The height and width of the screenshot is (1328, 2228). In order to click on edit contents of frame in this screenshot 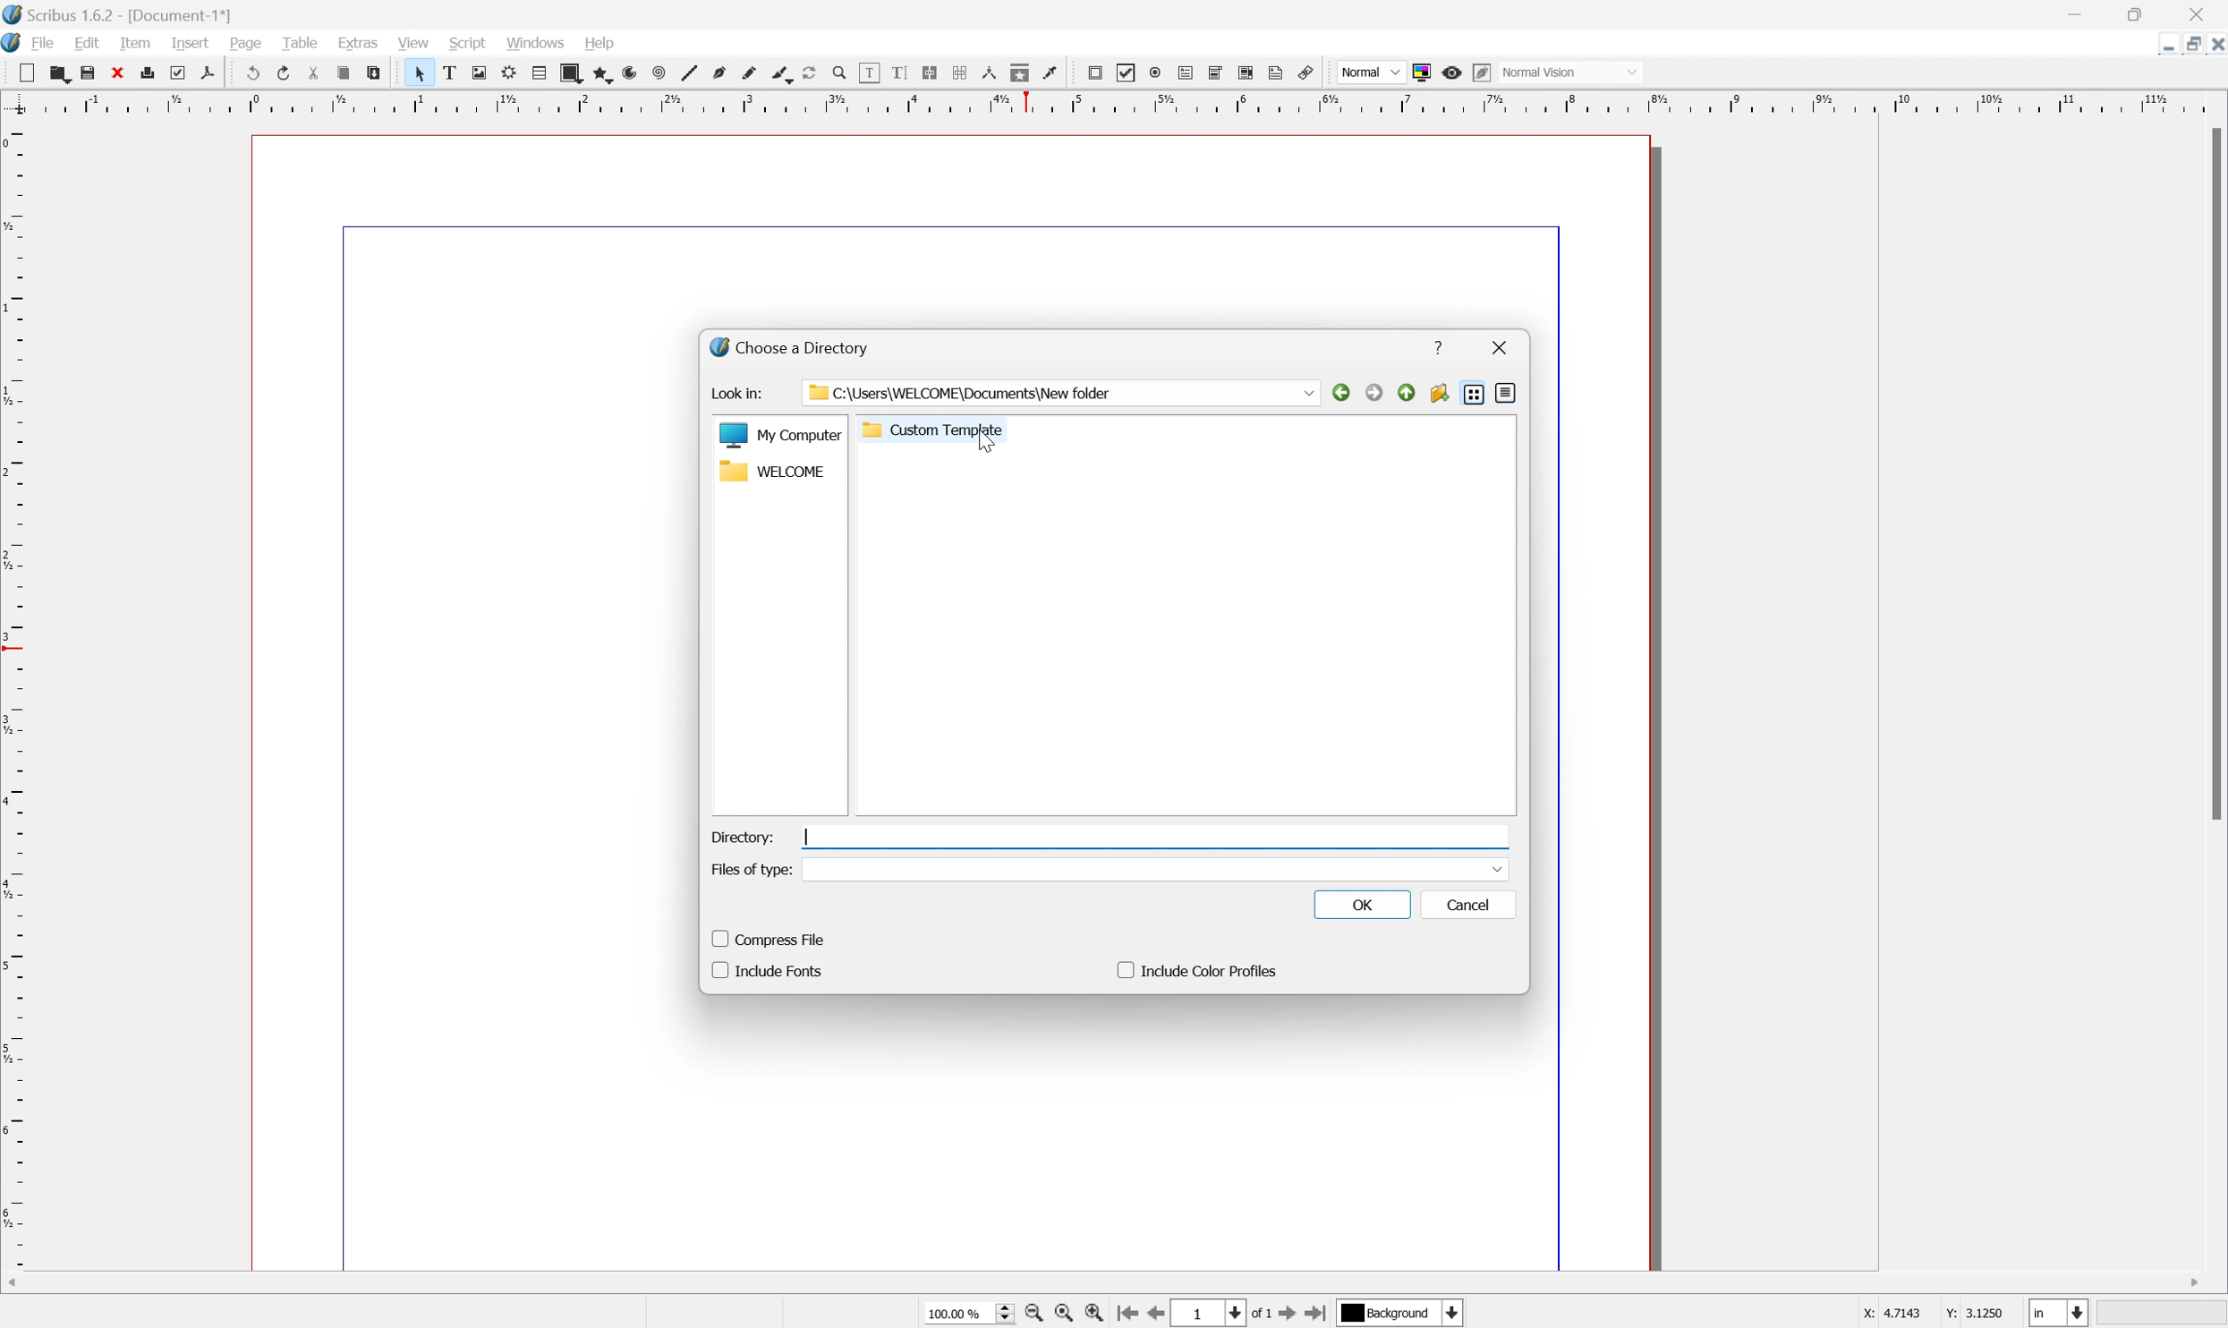, I will do `click(868, 75)`.